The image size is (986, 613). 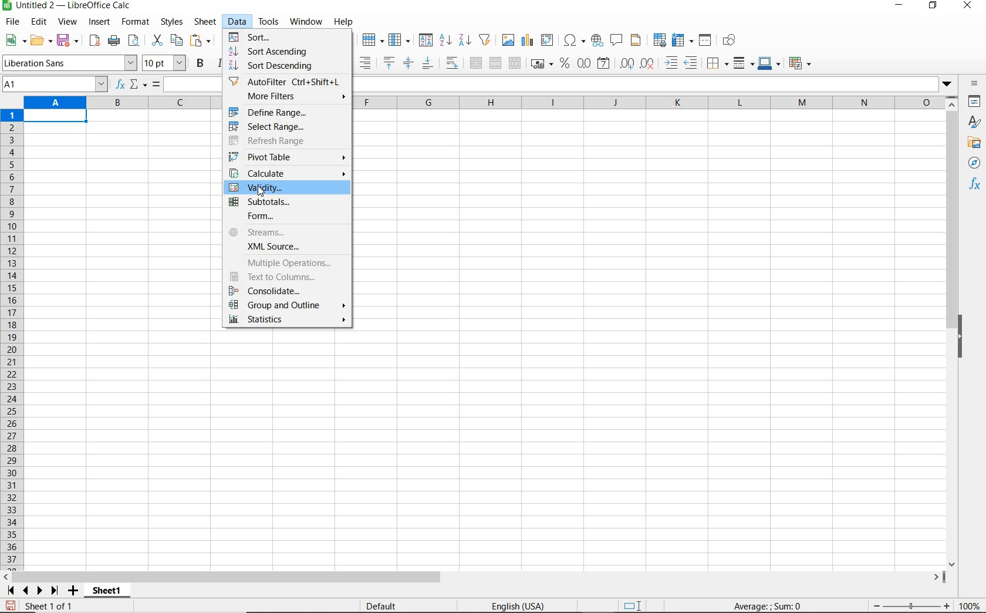 What do you see at coordinates (67, 6) in the screenshot?
I see `file name` at bounding box center [67, 6].